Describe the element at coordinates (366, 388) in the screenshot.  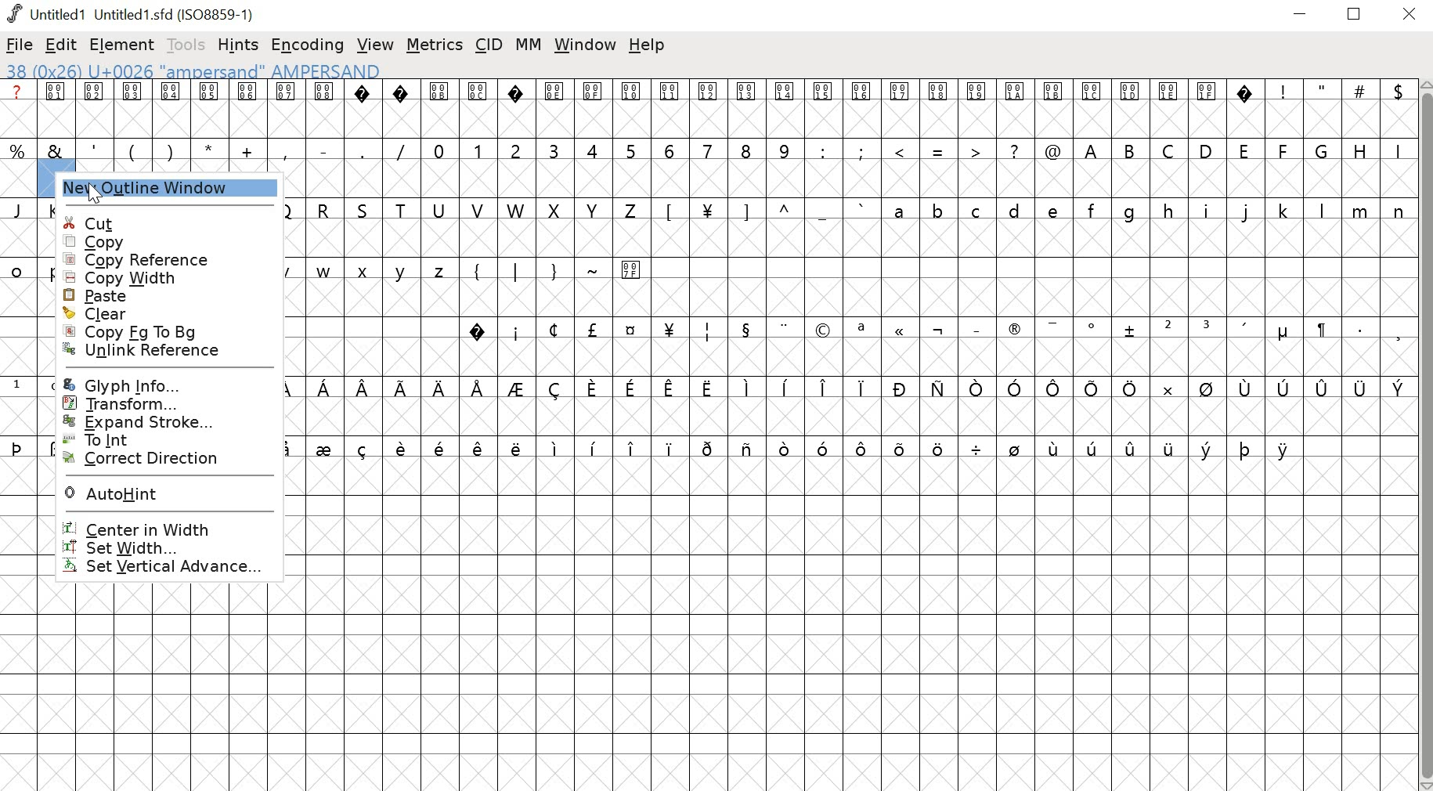
I see `symbol` at that location.